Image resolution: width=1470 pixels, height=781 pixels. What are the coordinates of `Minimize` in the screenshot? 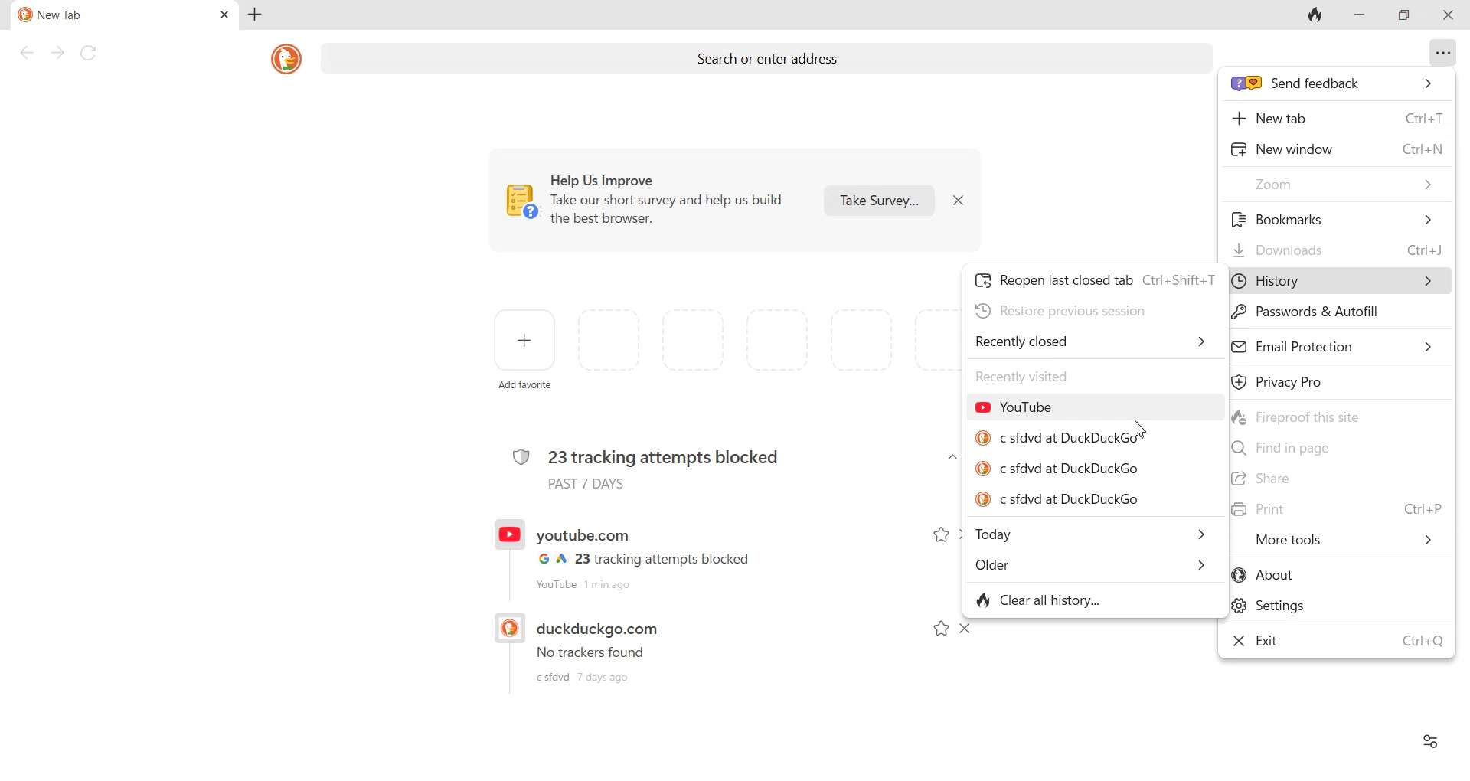 It's located at (1357, 15).